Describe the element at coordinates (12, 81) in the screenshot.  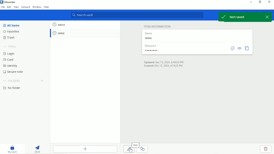
I see `Folders` at that location.